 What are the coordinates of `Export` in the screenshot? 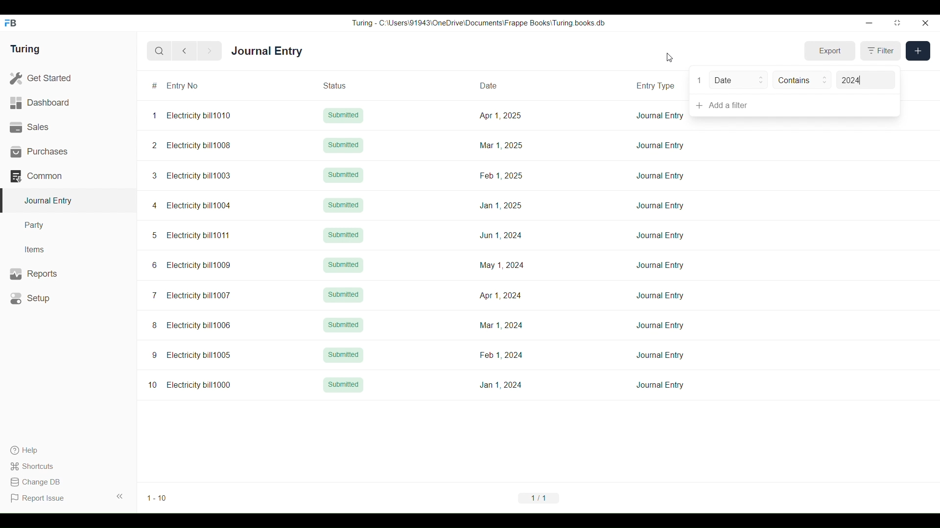 It's located at (830, 51).